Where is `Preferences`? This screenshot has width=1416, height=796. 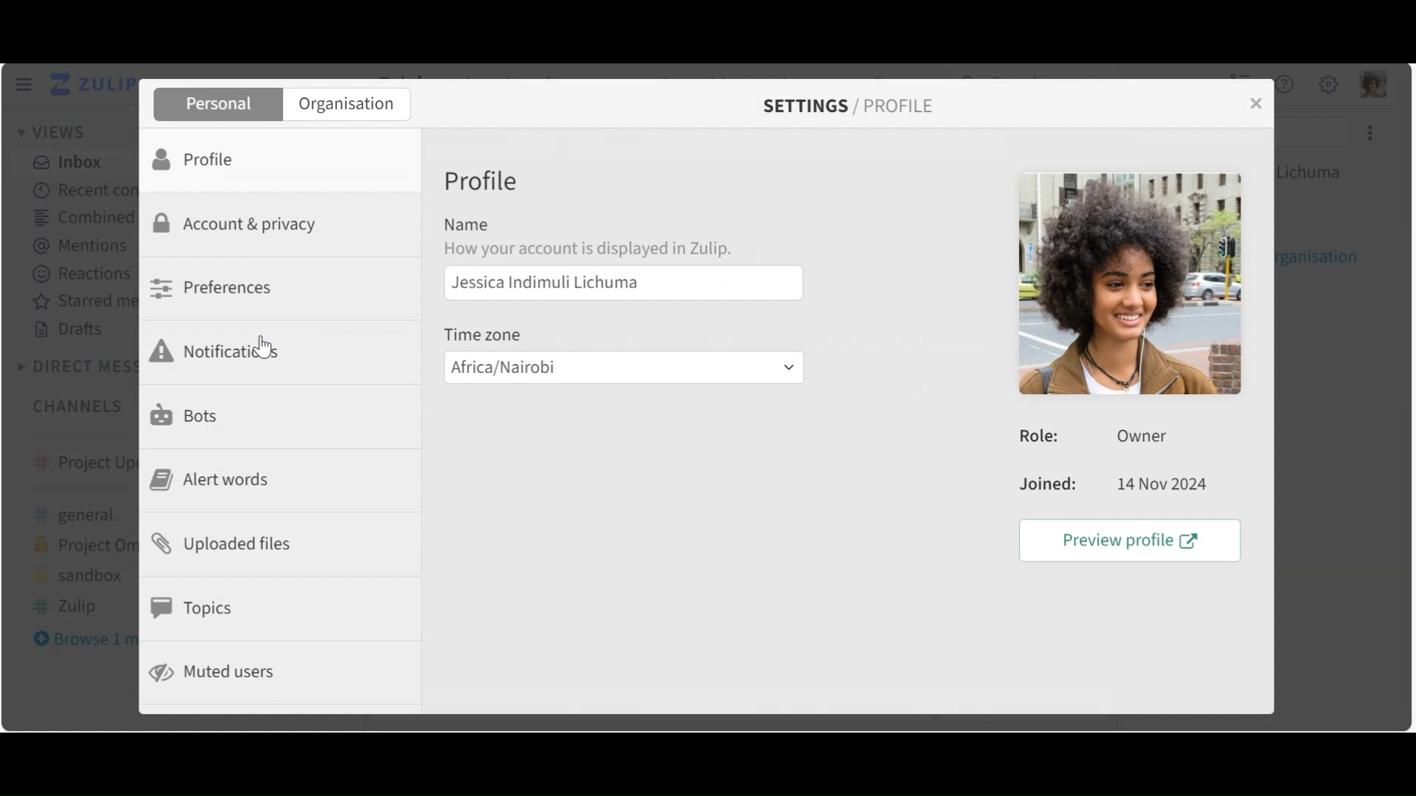 Preferences is located at coordinates (215, 287).